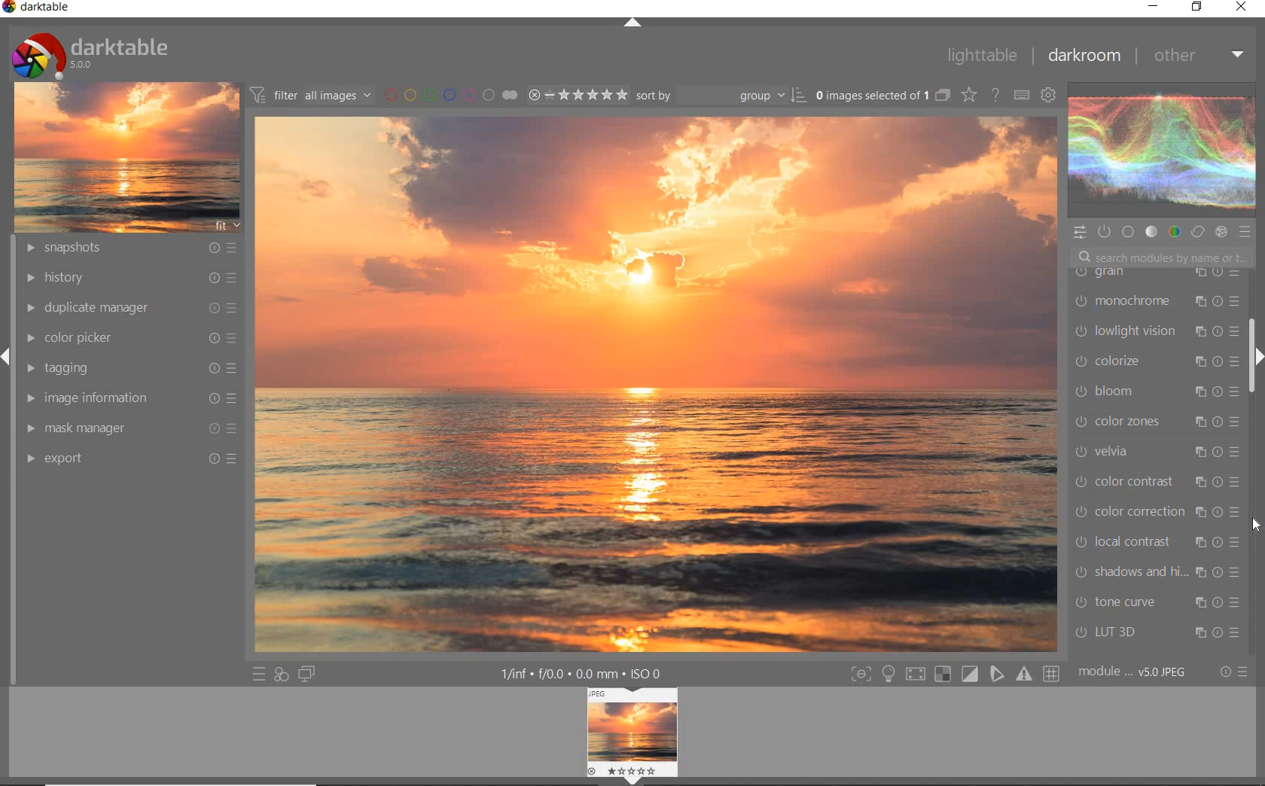 This screenshot has height=786, width=1265. I want to click on TOGGLE MODE, so click(955, 674).